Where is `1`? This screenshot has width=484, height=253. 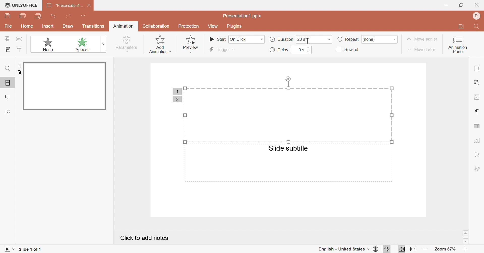
1 is located at coordinates (176, 91).